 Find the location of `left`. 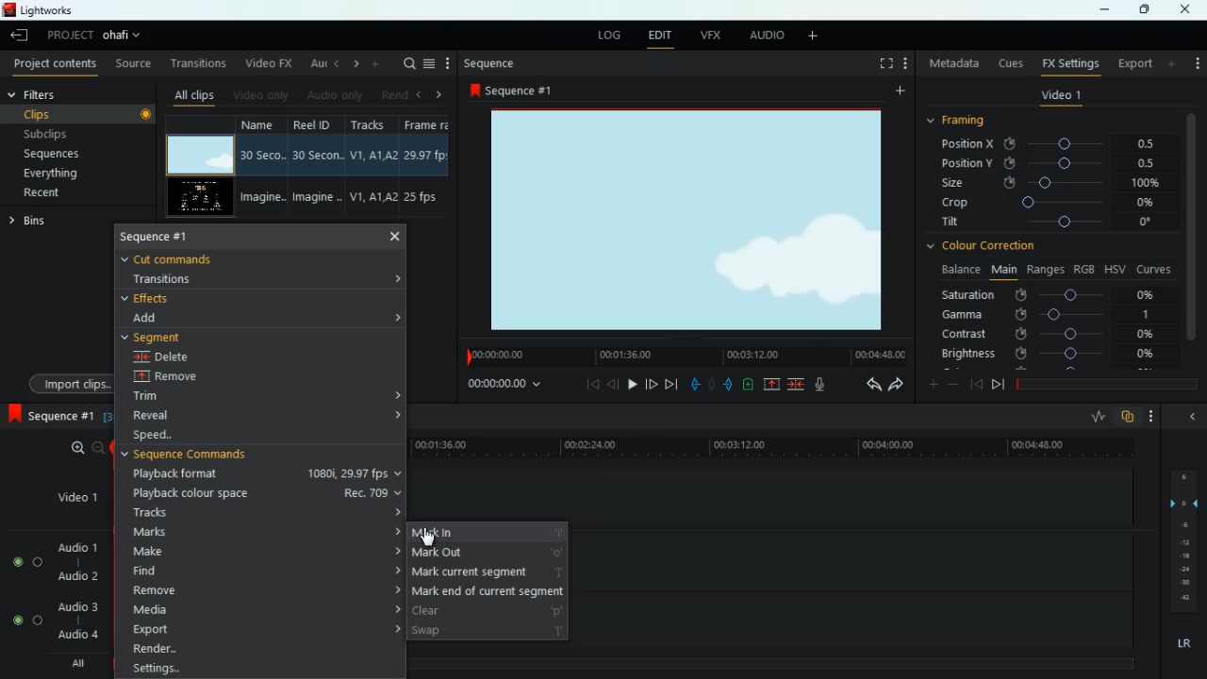

left is located at coordinates (334, 64).